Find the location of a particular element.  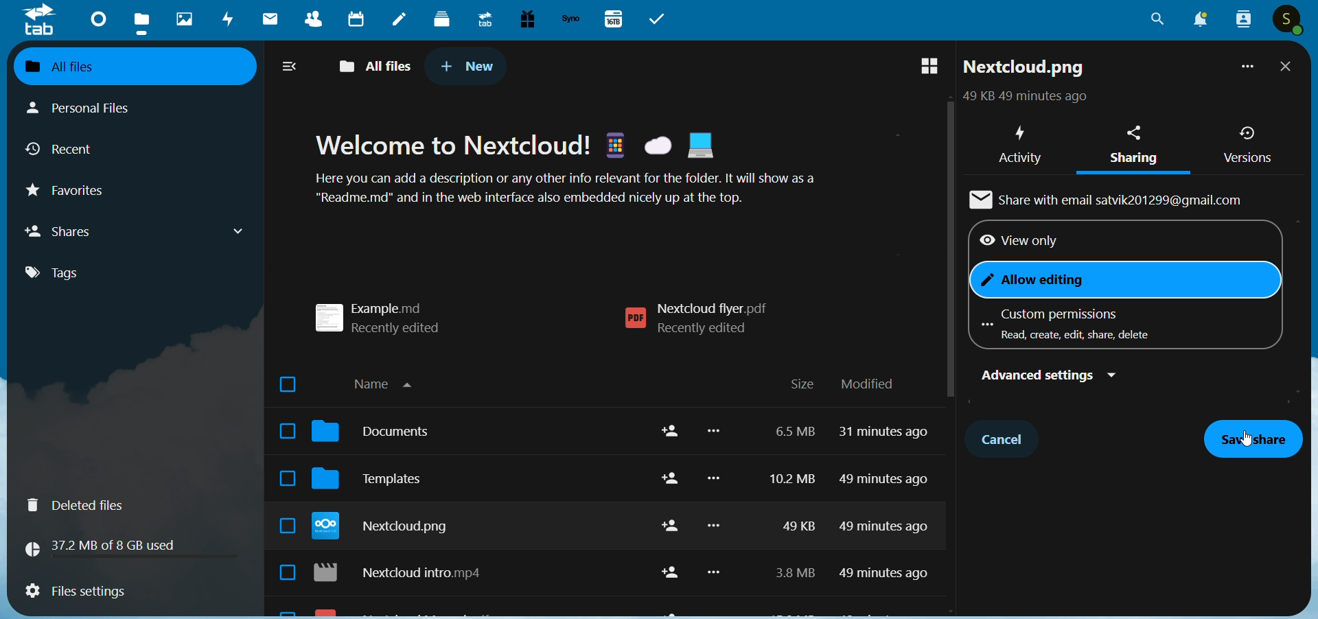

nextcloud flyer is located at coordinates (704, 319).